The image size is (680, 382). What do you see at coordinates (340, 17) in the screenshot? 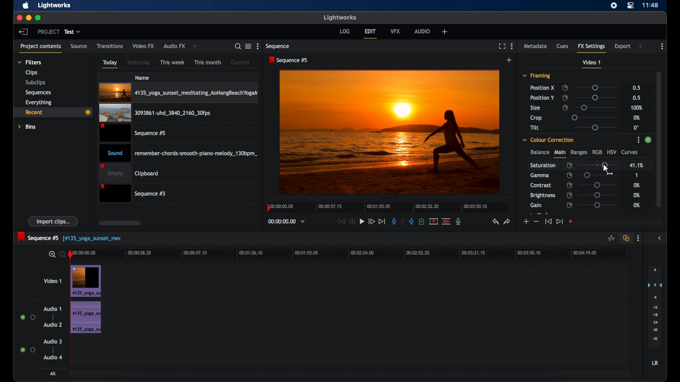
I see `lightworks` at bounding box center [340, 17].